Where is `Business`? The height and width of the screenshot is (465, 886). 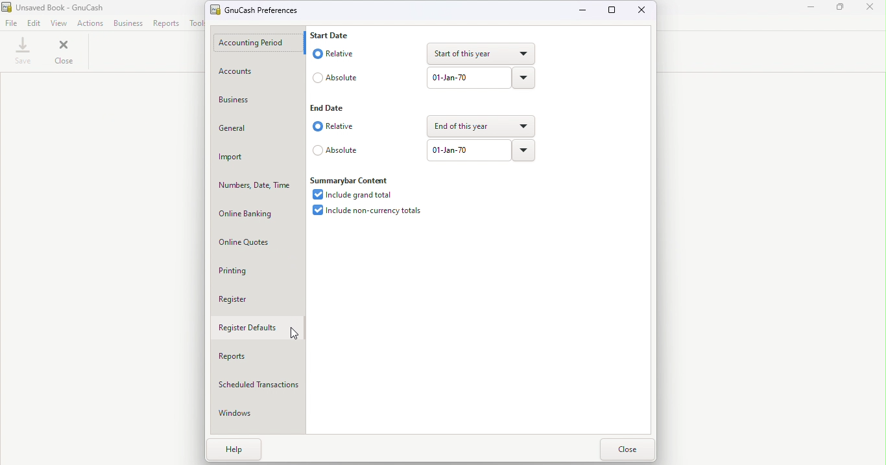 Business is located at coordinates (127, 25).